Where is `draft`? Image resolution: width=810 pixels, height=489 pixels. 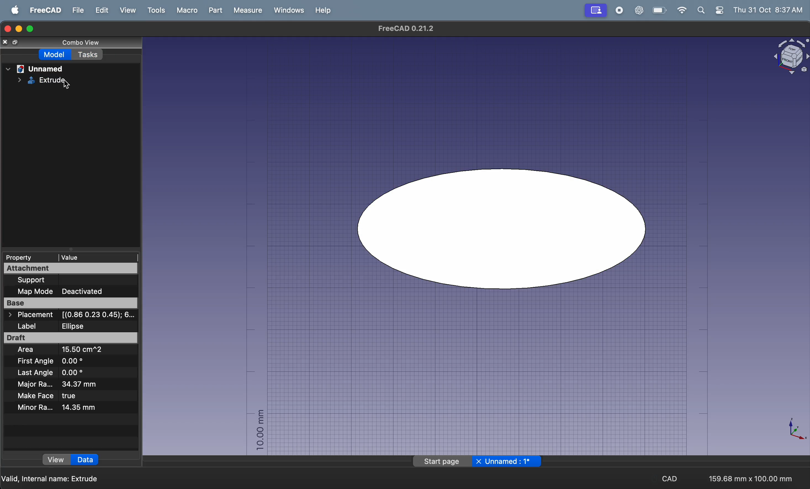
draft is located at coordinates (71, 338).